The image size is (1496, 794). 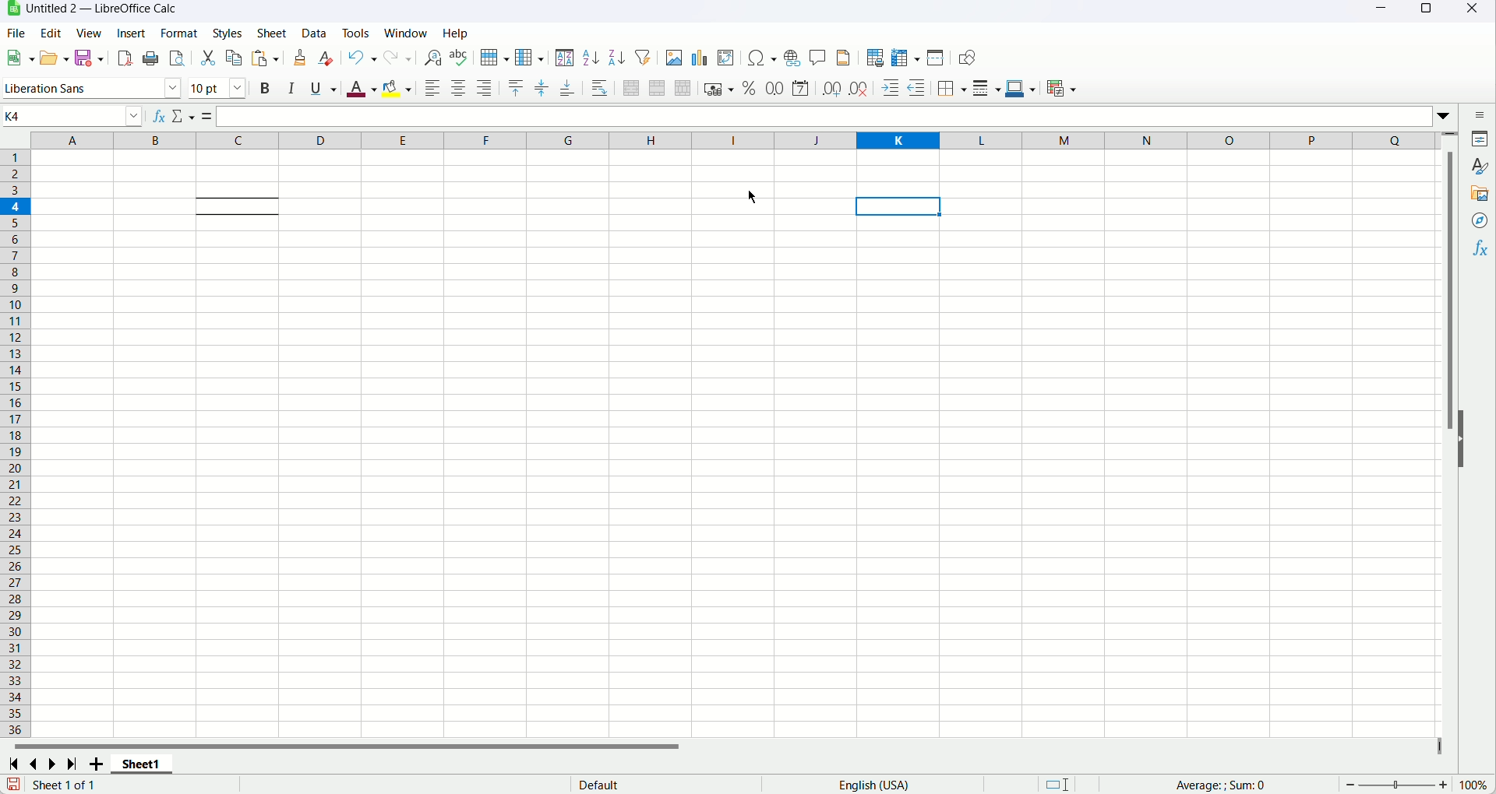 I want to click on Maximize, so click(x=1424, y=12).